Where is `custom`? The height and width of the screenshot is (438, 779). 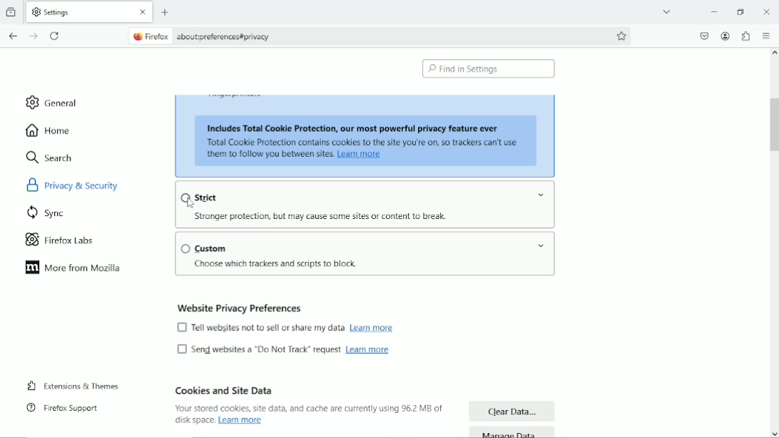 custom is located at coordinates (211, 248).